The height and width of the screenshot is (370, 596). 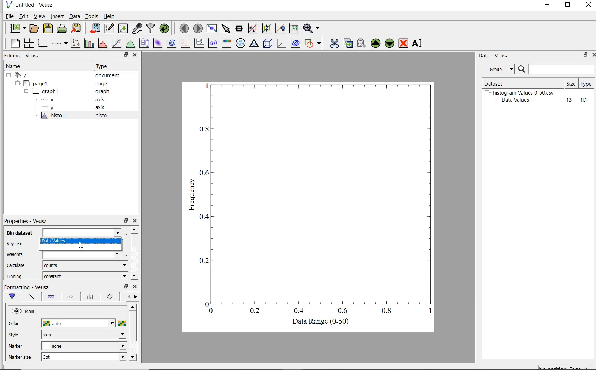 What do you see at coordinates (186, 43) in the screenshot?
I see `plot a vector field` at bounding box center [186, 43].